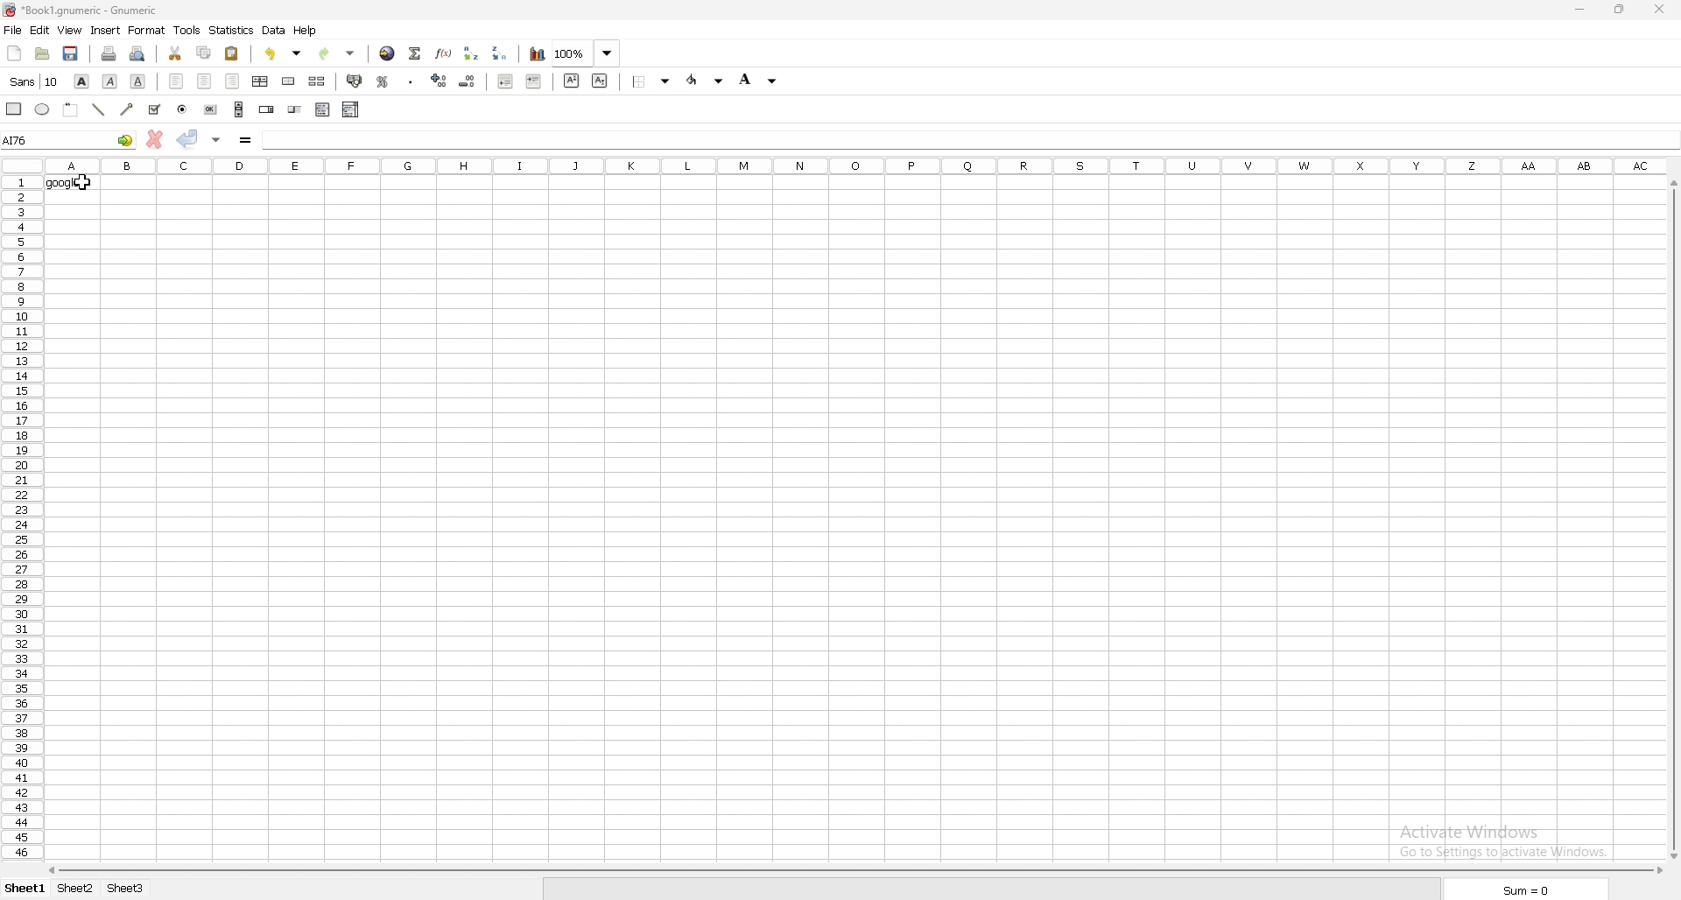 Image resolution: width=1681 pixels, height=900 pixels. Describe the element at coordinates (601, 81) in the screenshot. I see `subscript` at that location.